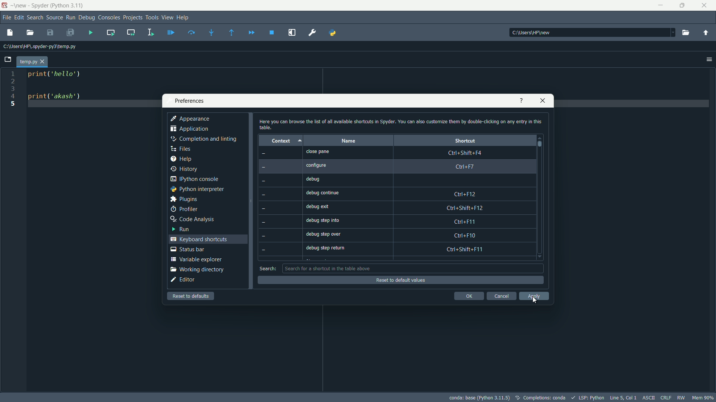 This screenshot has height=402, width=716. Describe the element at coordinates (189, 129) in the screenshot. I see `application` at that location.